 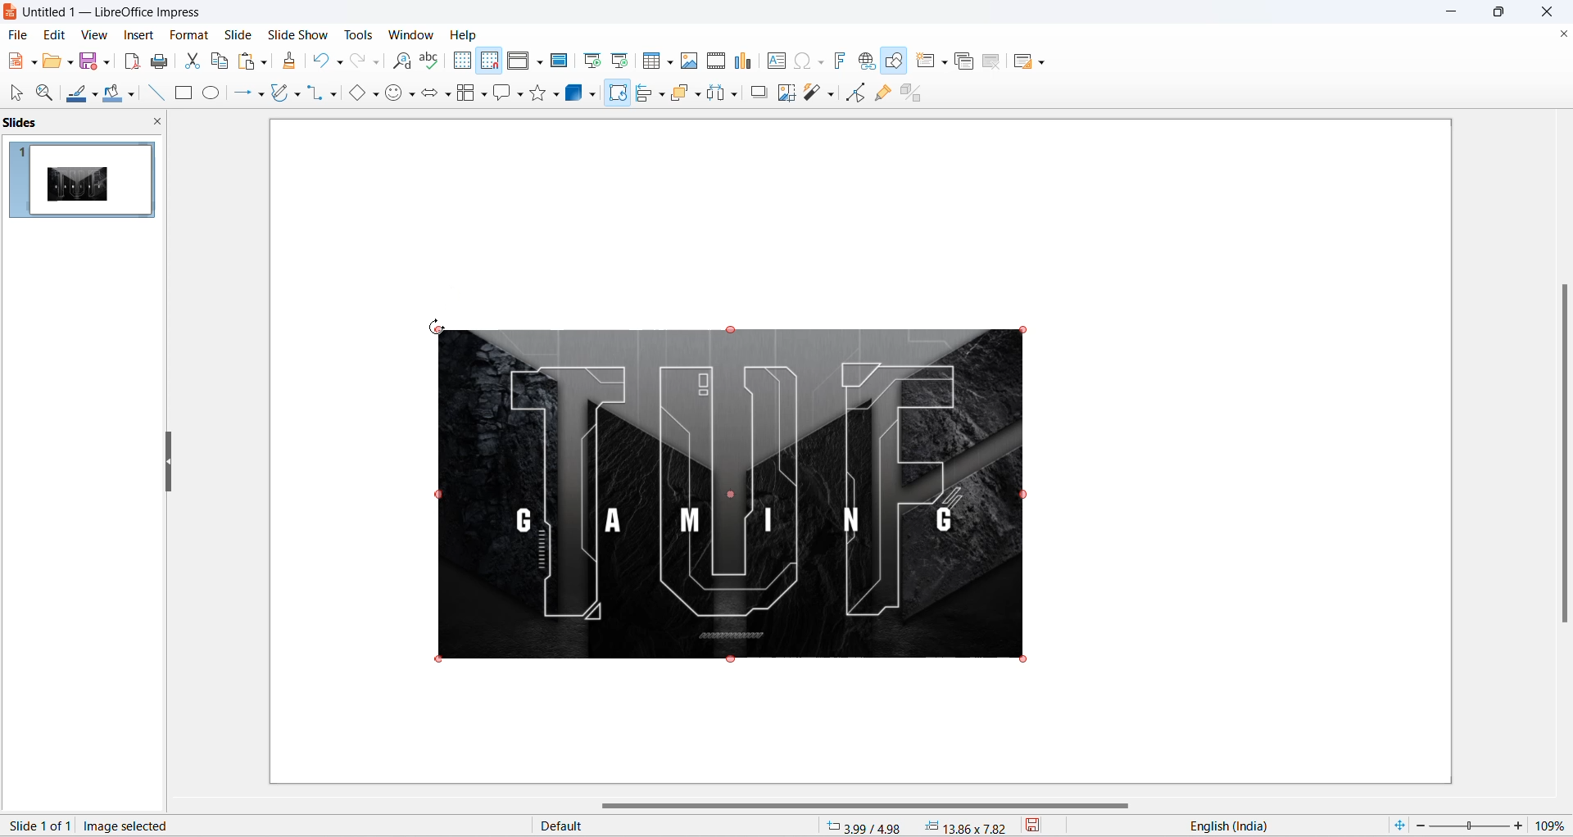 What do you see at coordinates (1552, 11) in the screenshot?
I see `close` at bounding box center [1552, 11].